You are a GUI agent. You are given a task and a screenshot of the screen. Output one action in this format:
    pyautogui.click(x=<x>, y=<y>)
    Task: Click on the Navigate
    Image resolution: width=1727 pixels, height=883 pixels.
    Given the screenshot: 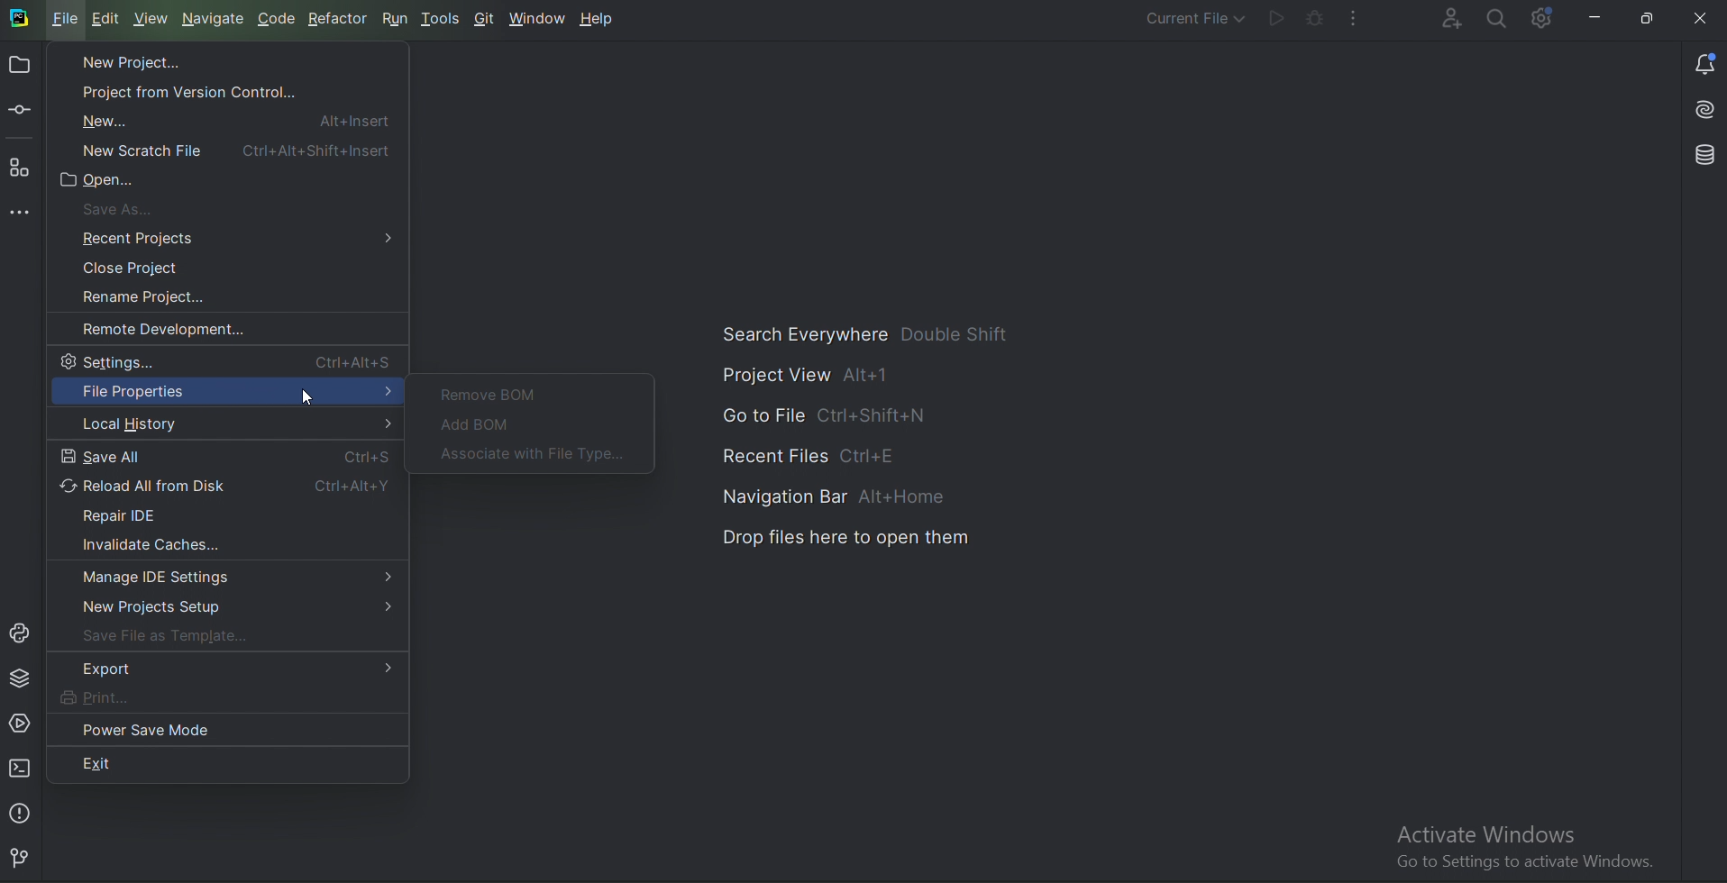 What is the action you would take?
    pyautogui.click(x=215, y=18)
    